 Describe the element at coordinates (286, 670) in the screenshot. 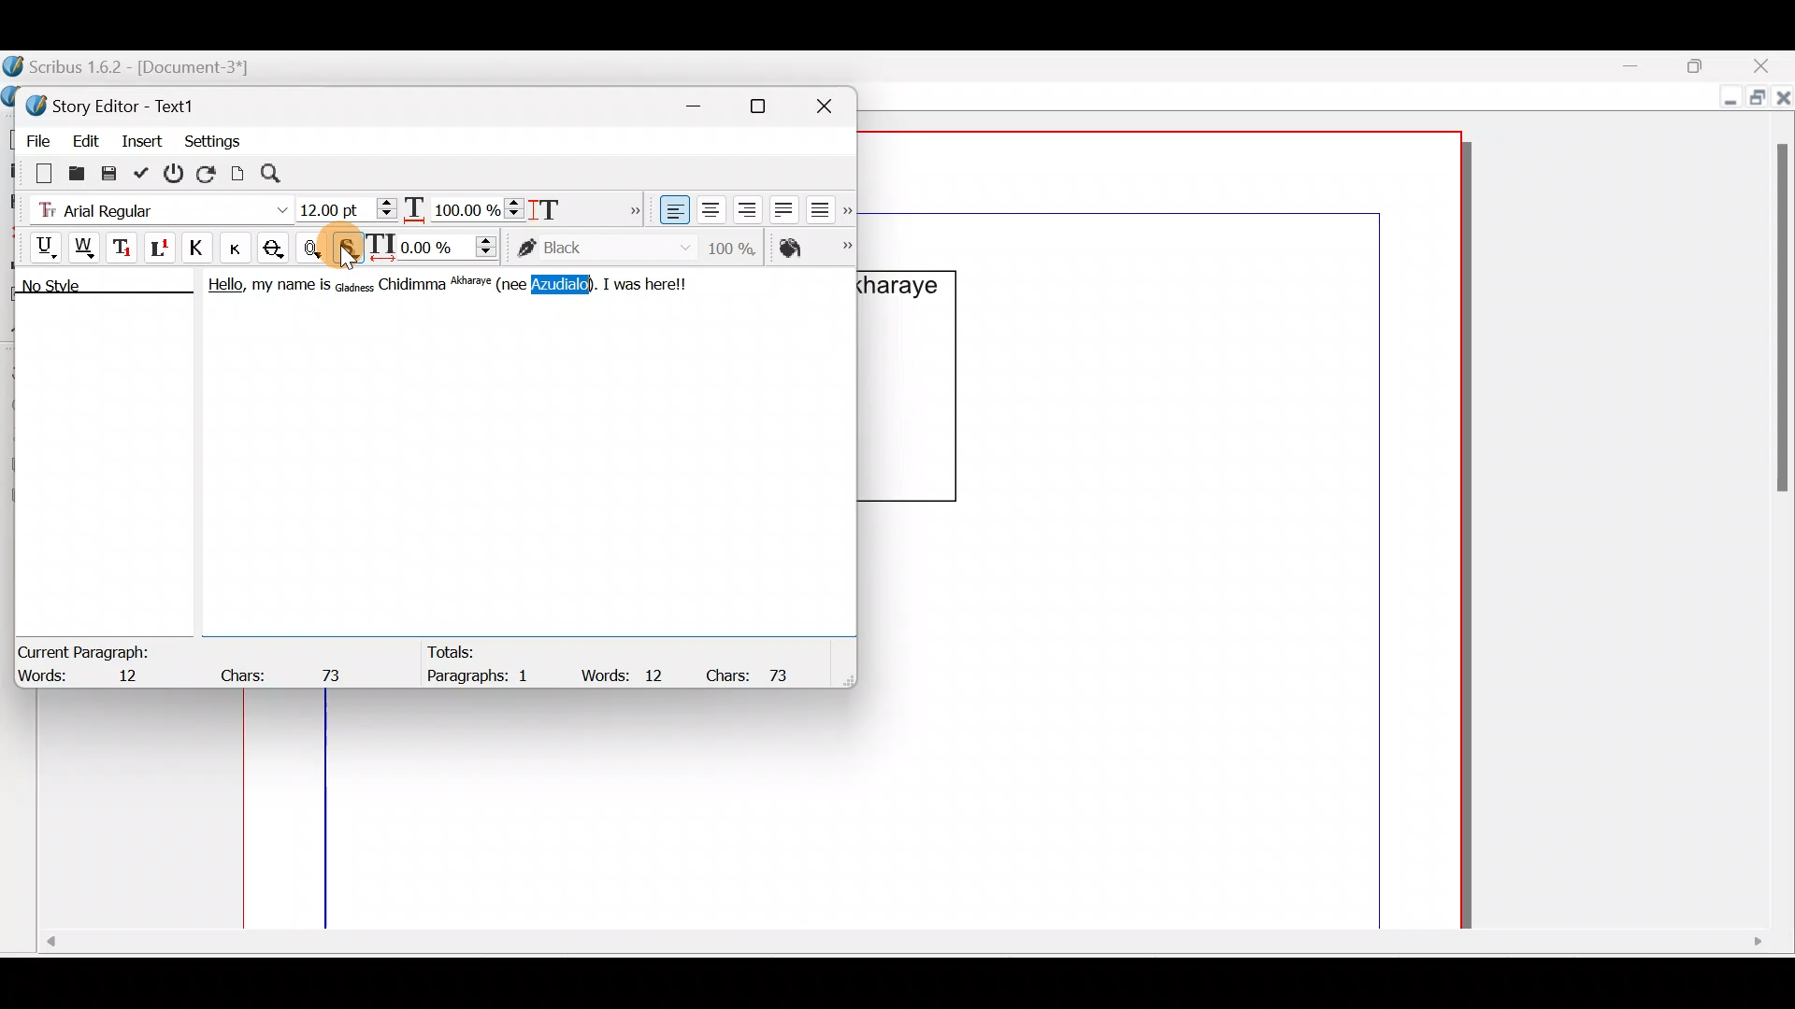

I see `Chars: 73` at that location.